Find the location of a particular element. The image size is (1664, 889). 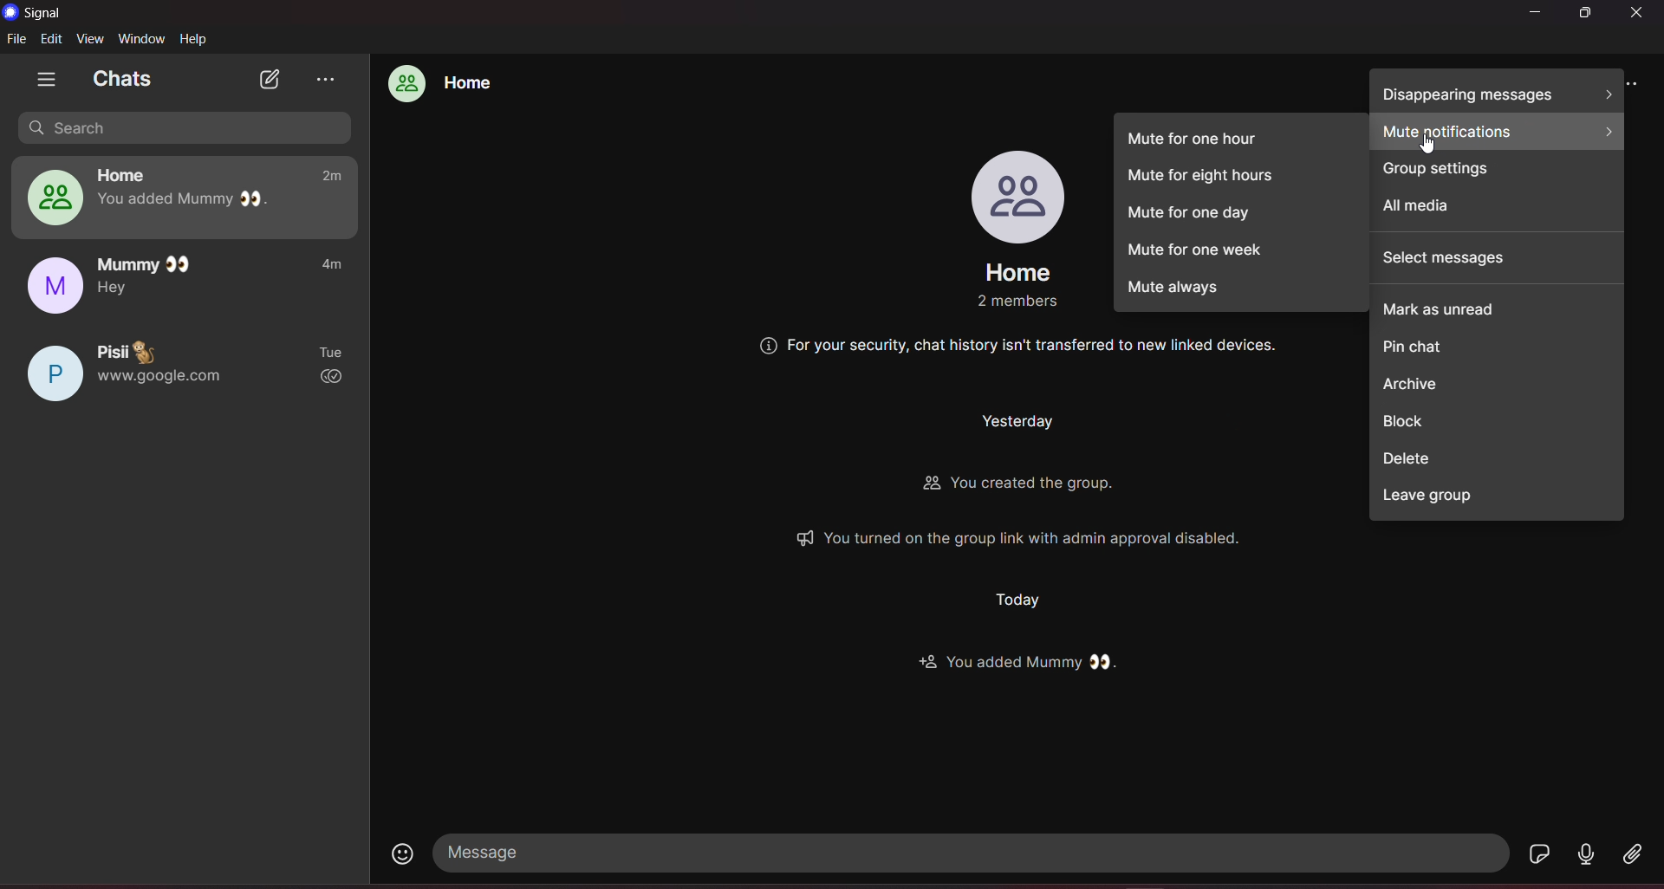

show tabs is located at coordinates (45, 80).